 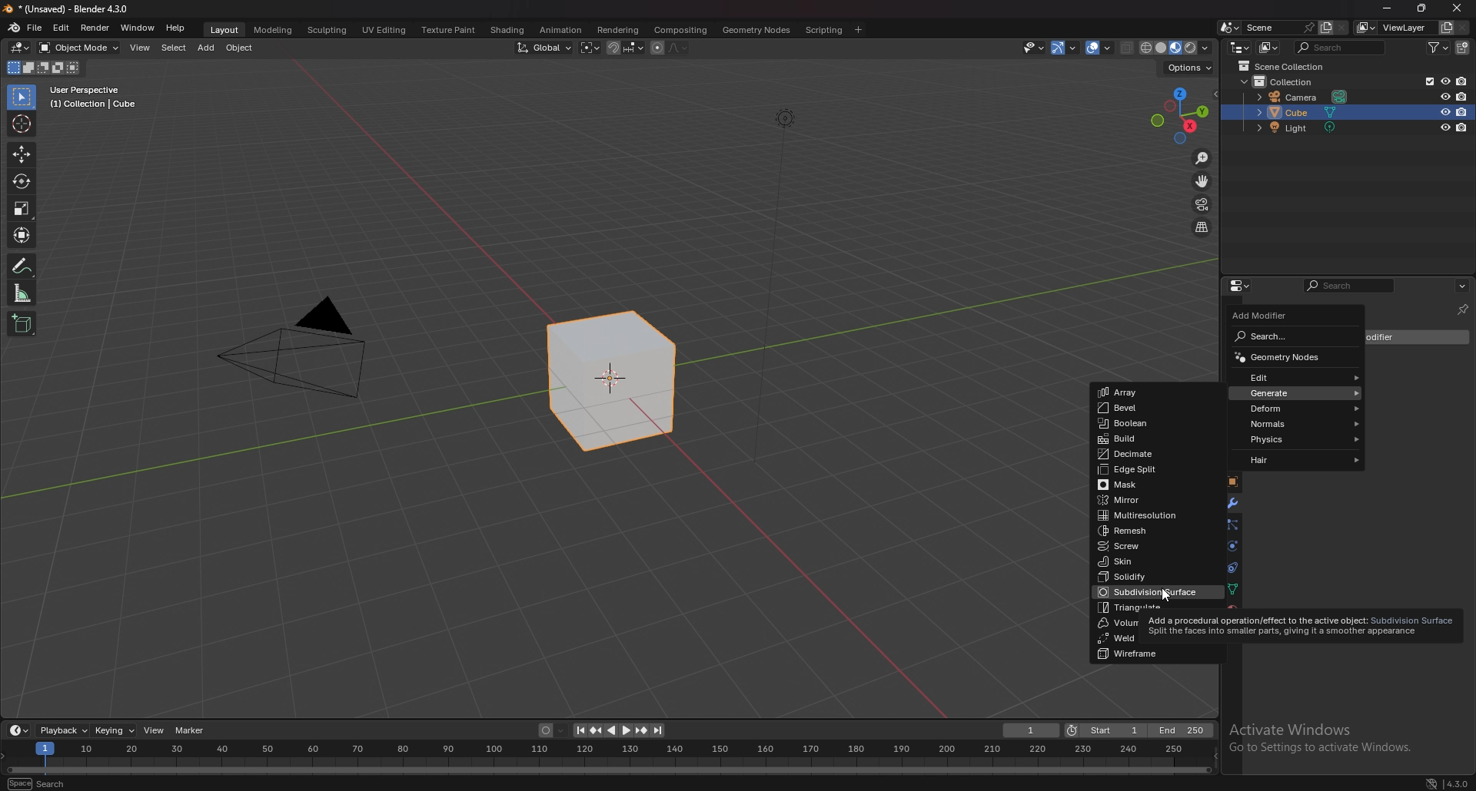 What do you see at coordinates (328, 31) in the screenshot?
I see `sculpting` at bounding box center [328, 31].